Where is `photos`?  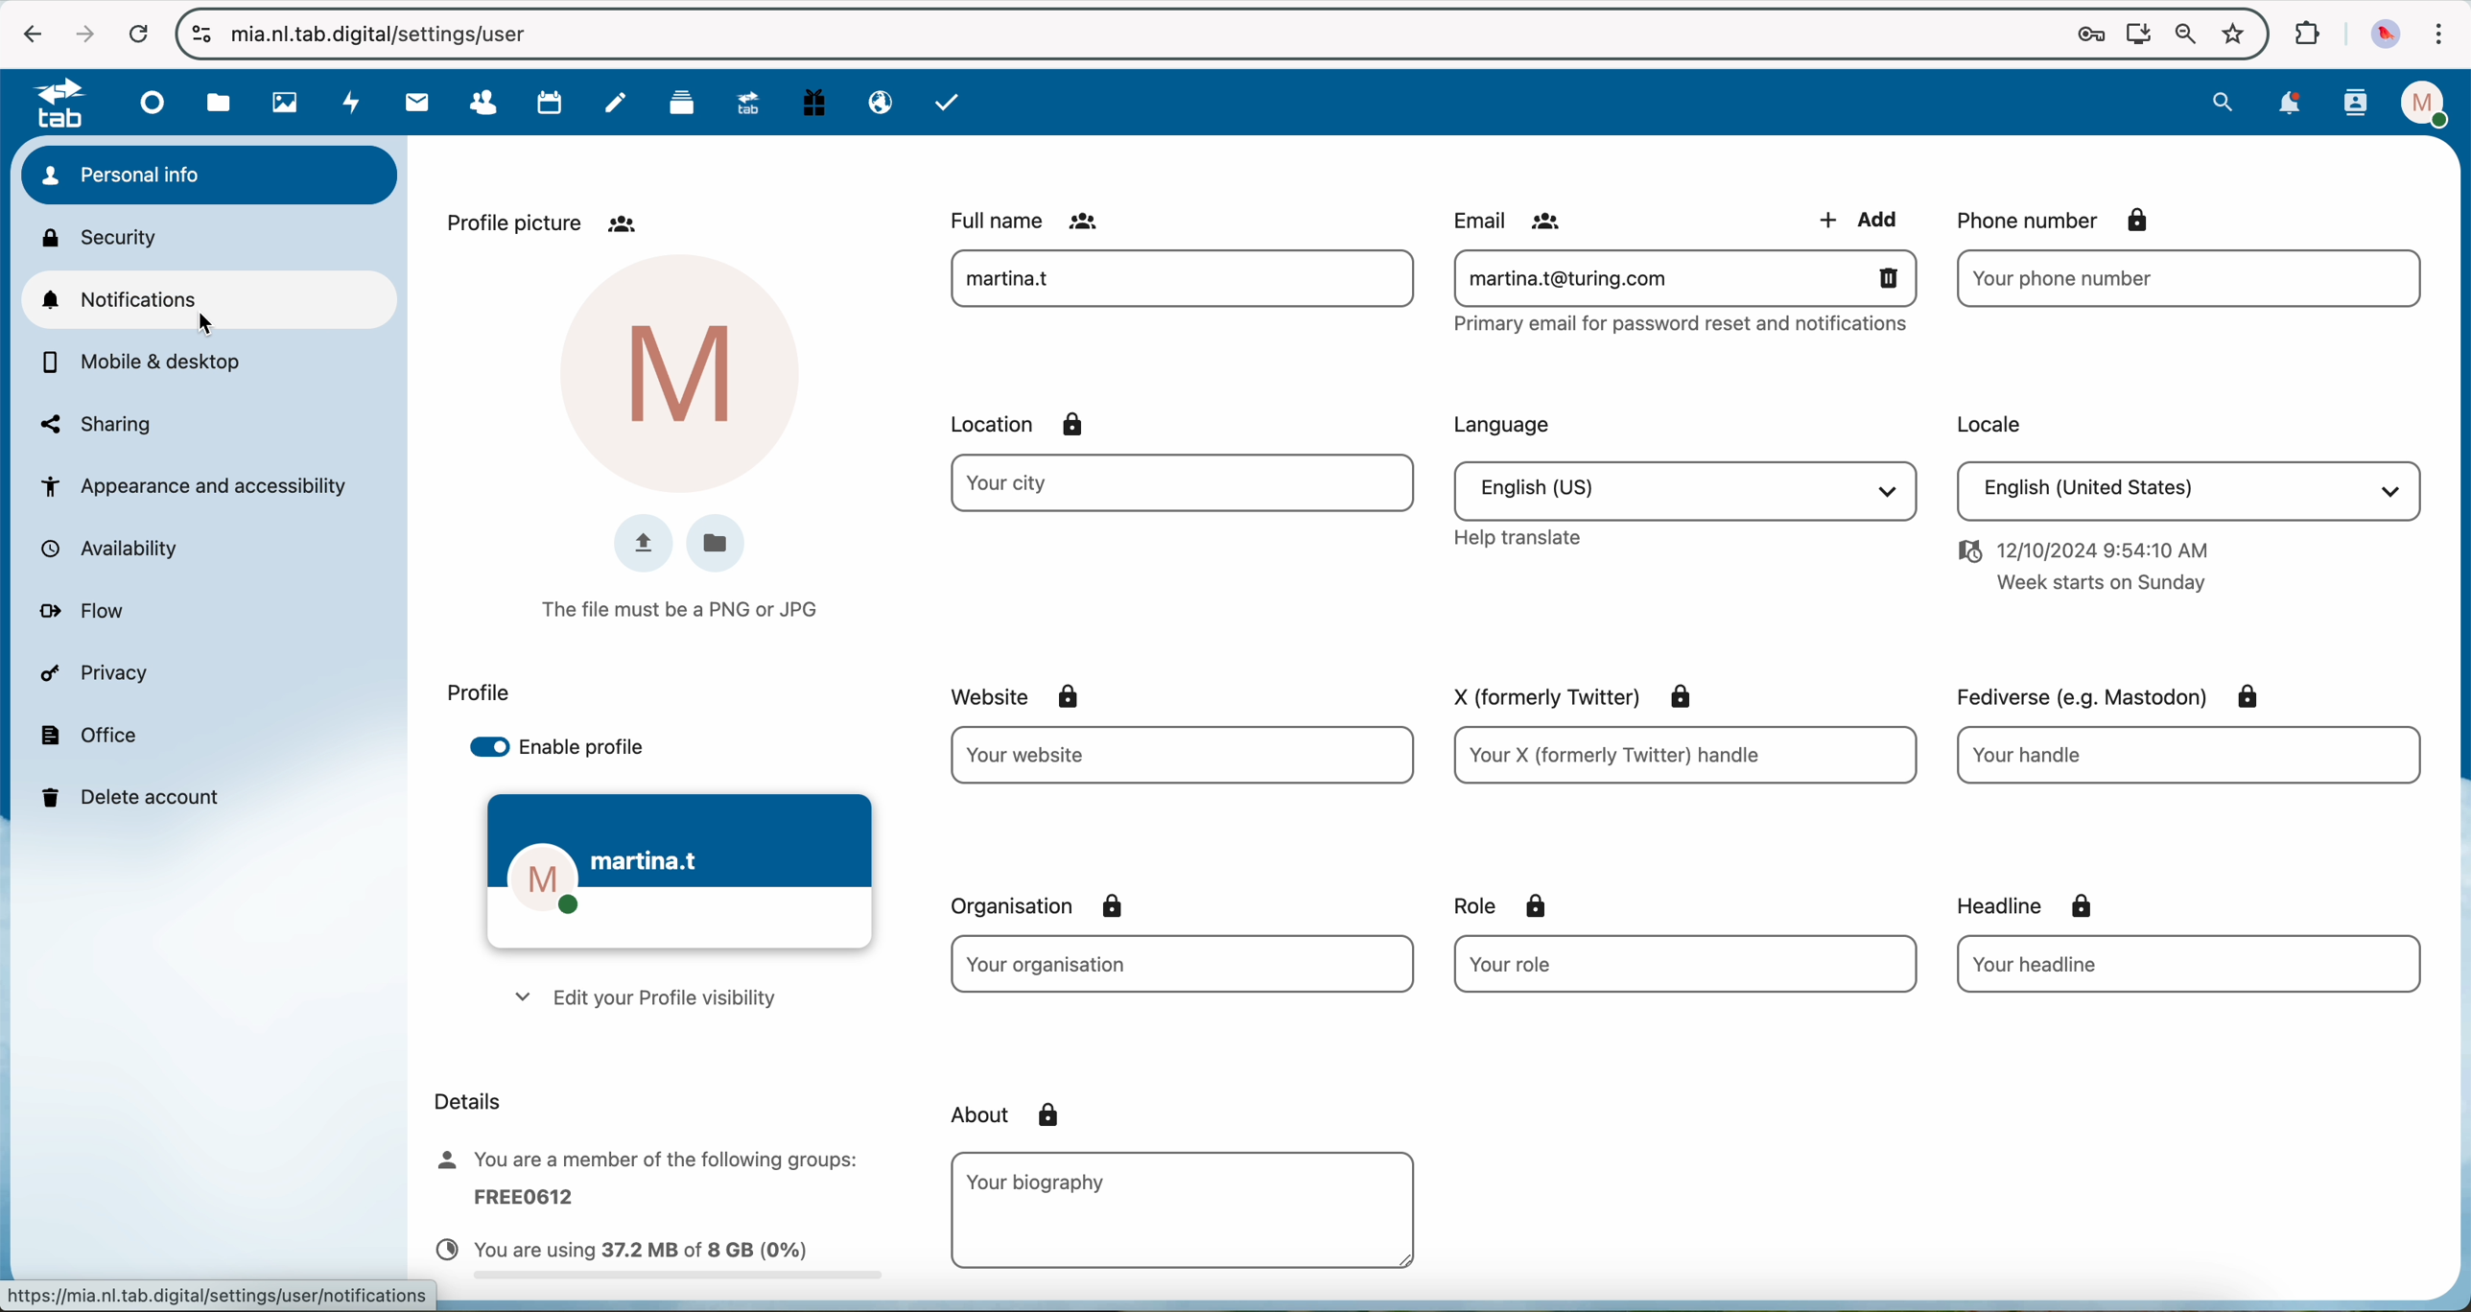
photos is located at coordinates (282, 104).